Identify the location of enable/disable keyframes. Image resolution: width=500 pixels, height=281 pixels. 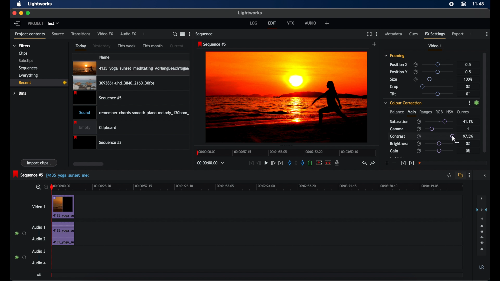
(415, 65).